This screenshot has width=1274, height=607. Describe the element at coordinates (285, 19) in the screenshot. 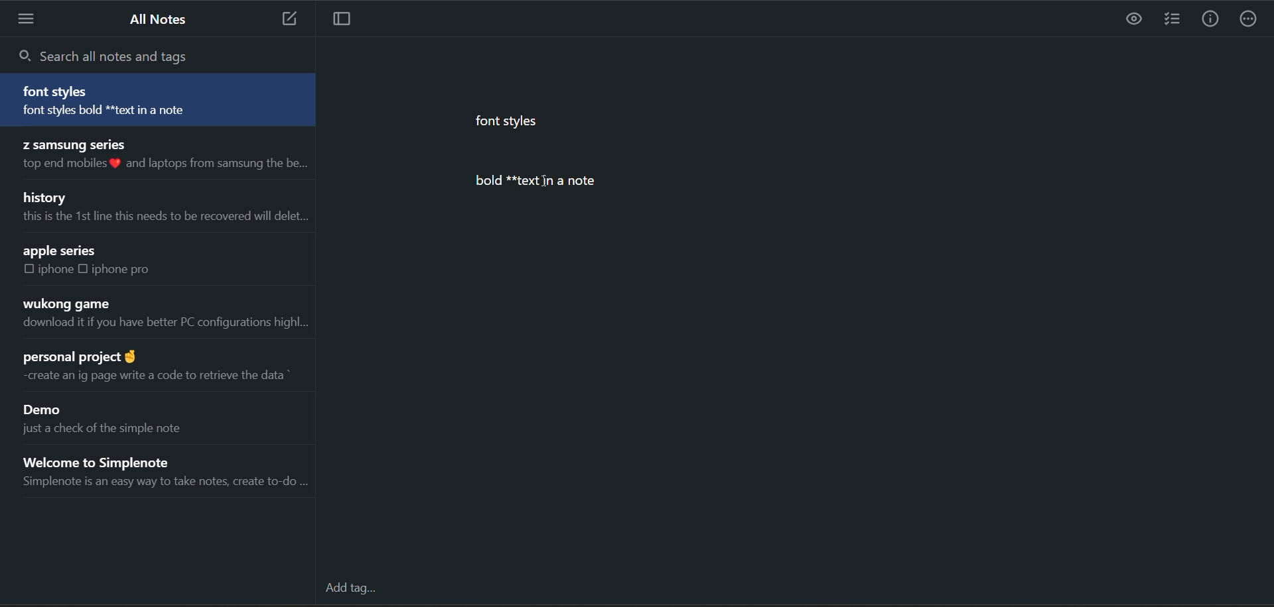

I see `add new note` at that location.